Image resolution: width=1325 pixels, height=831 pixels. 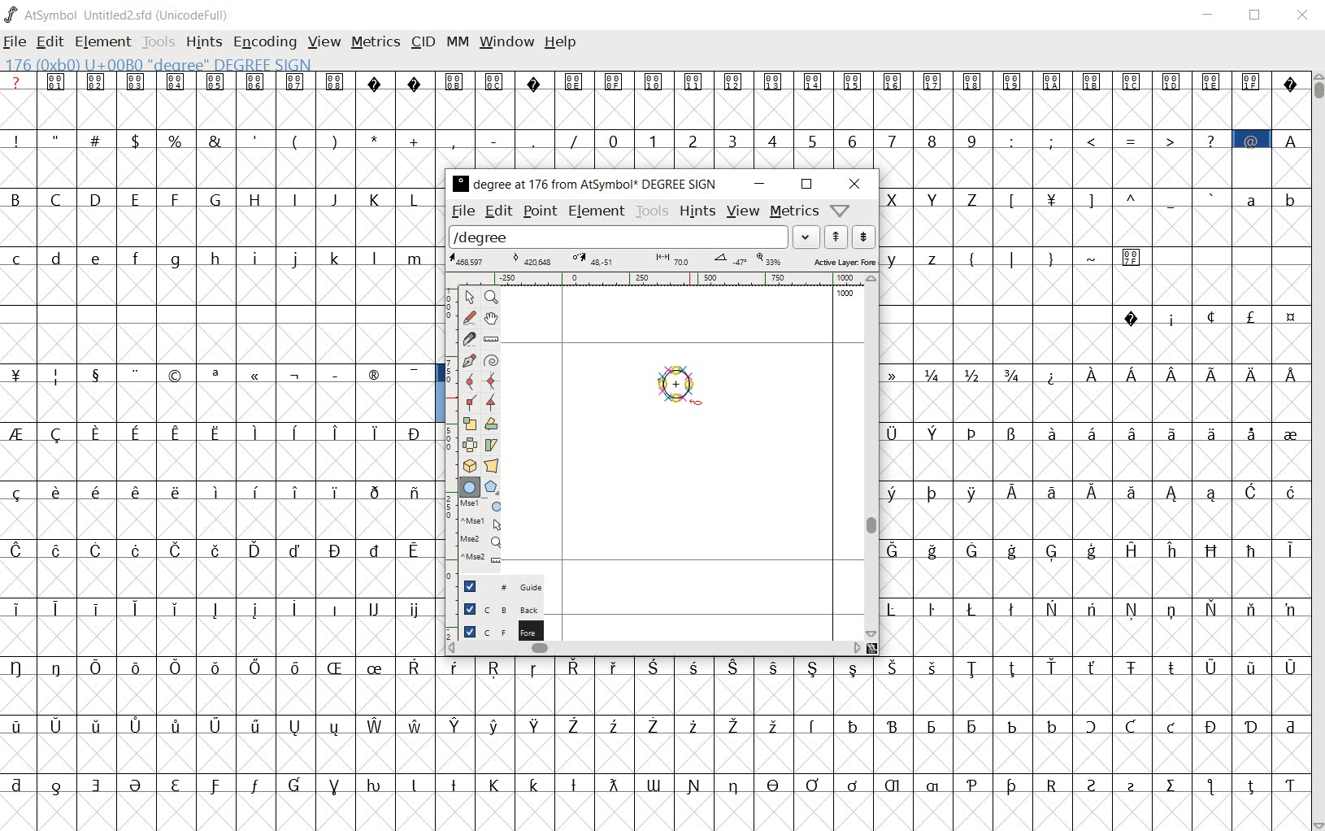 What do you see at coordinates (806, 185) in the screenshot?
I see `restore down` at bounding box center [806, 185].